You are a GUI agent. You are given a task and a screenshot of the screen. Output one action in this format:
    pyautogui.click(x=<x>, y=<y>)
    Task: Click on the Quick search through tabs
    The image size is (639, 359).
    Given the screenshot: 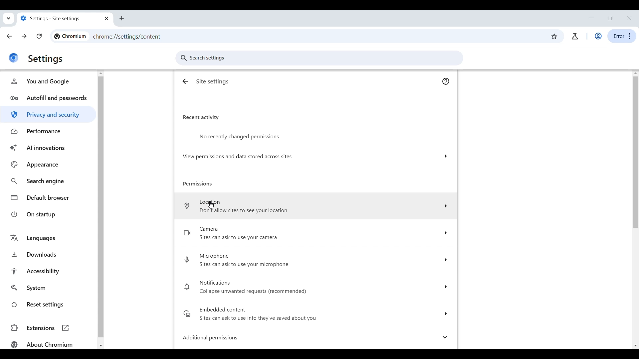 What is the action you would take?
    pyautogui.click(x=9, y=18)
    